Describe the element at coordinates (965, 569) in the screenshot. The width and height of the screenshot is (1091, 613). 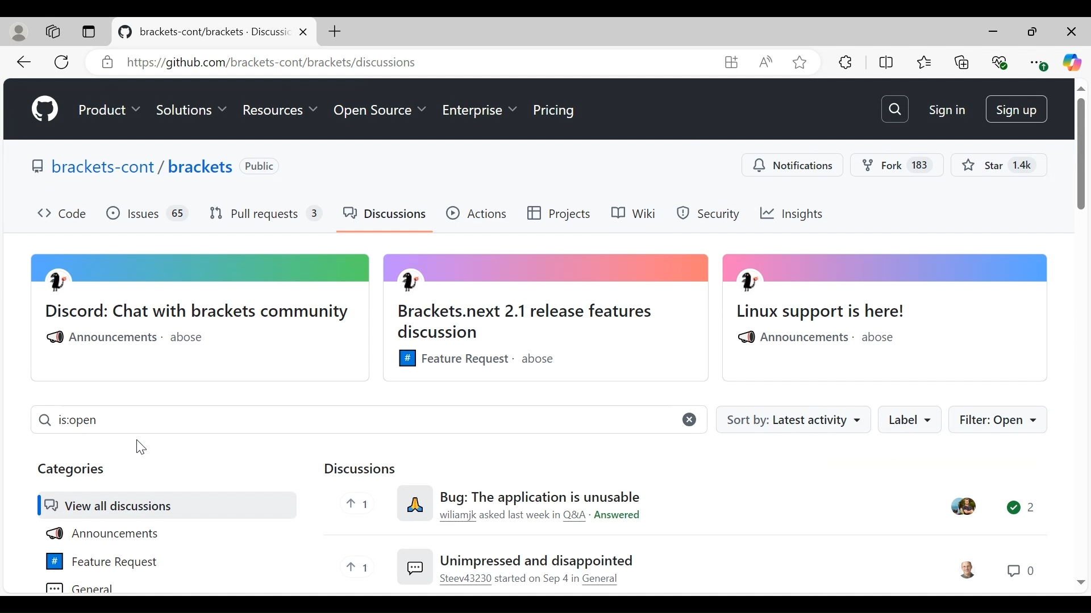
I see `User Avatar` at that location.